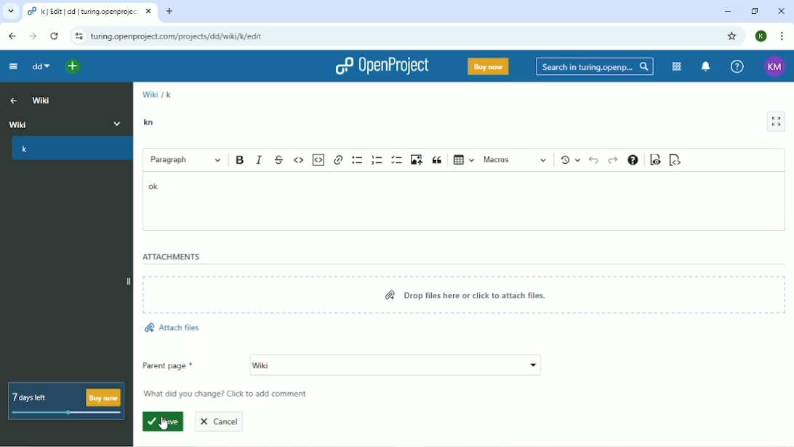 Image resolution: width=794 pixels, height=447 pixels. I want to click on k, so click(25, 150).